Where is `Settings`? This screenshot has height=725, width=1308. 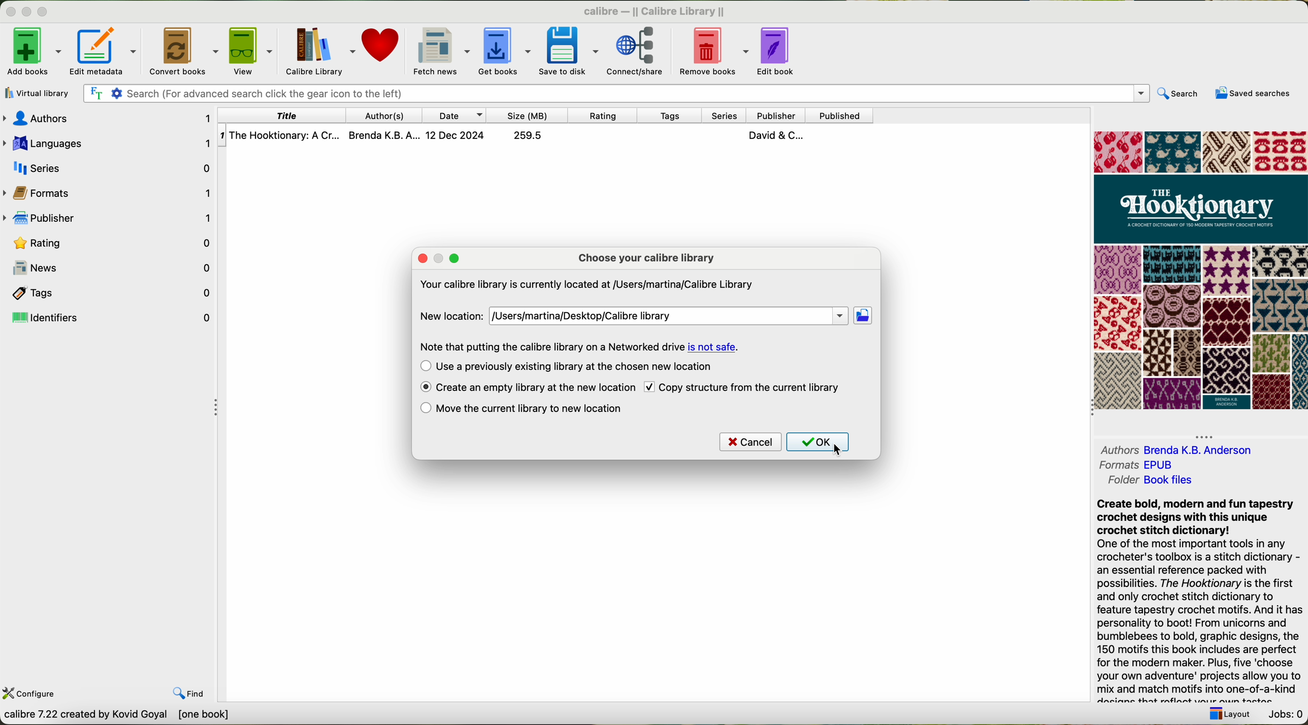 Settings is located at coordinates (118, 93).